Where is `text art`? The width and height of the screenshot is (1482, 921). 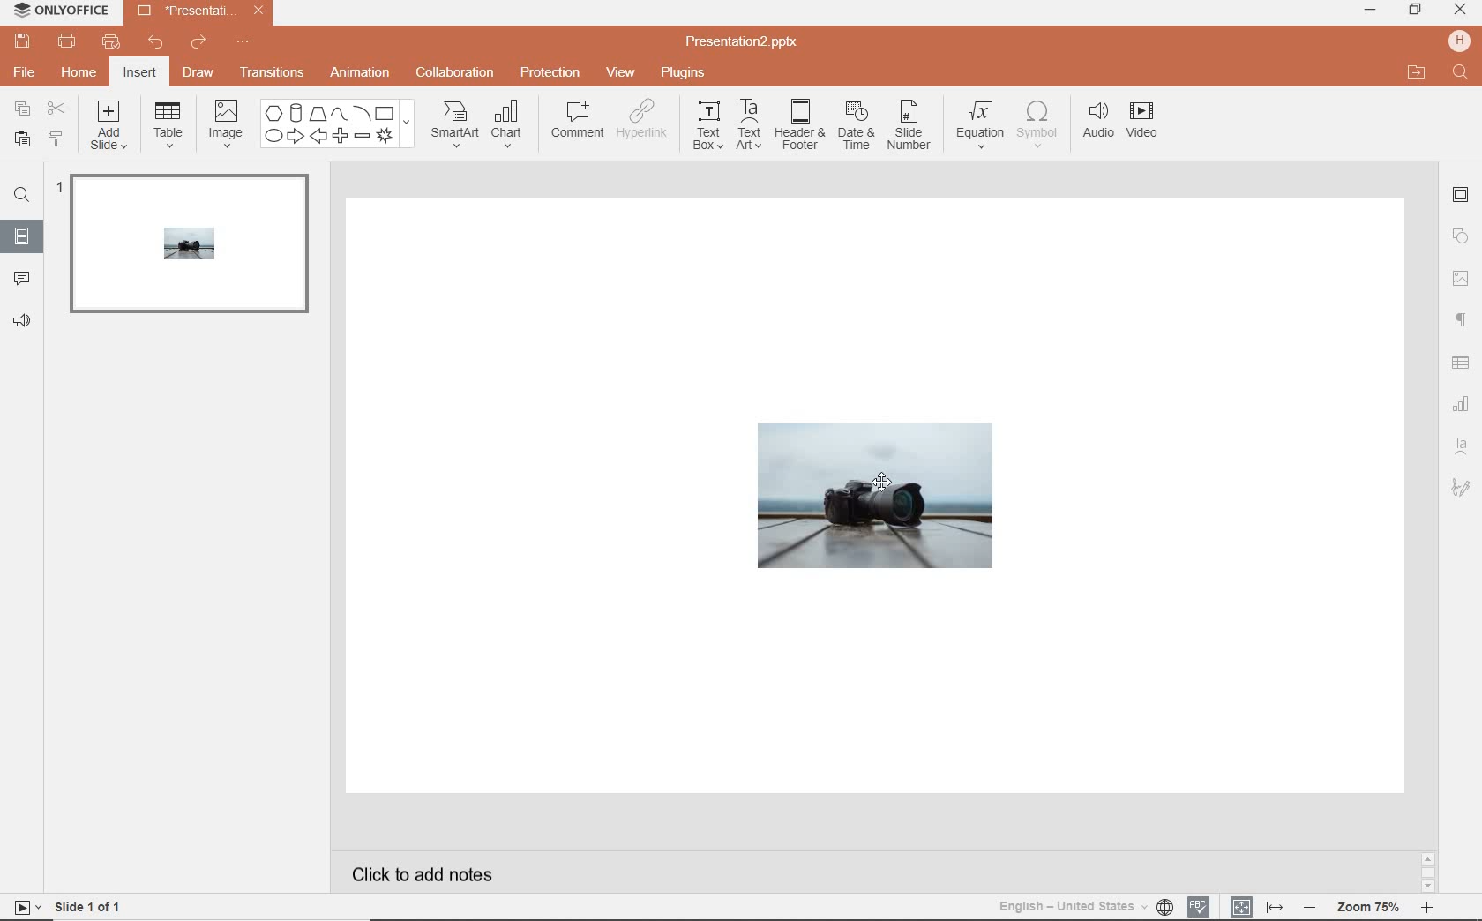 text art is located at coordinates (1461, 446).